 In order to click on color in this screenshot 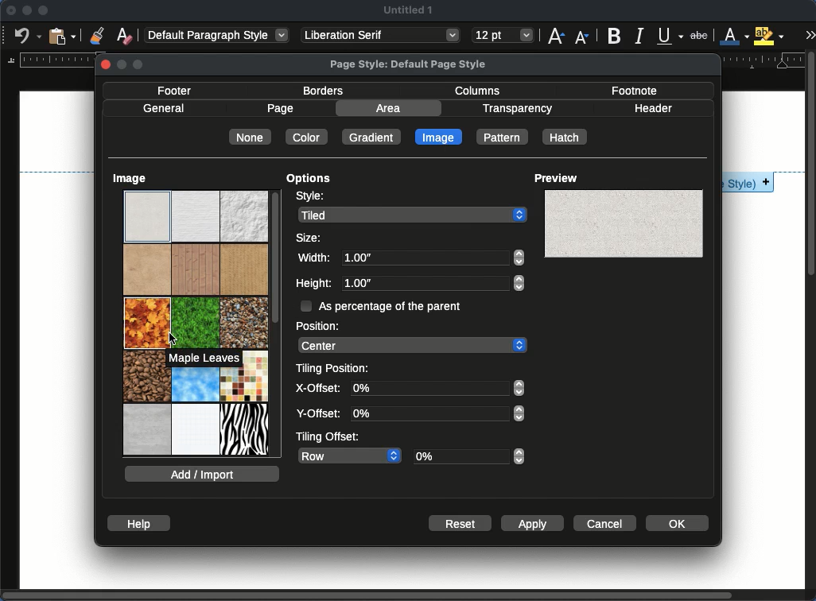, I will do `click(306, 136)`.